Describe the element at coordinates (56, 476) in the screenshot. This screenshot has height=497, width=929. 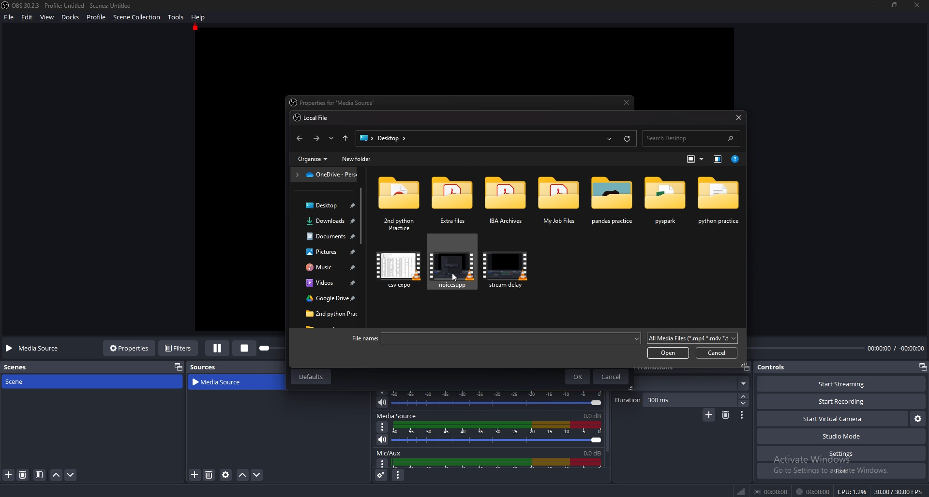
I see `Move scene up` at that location.